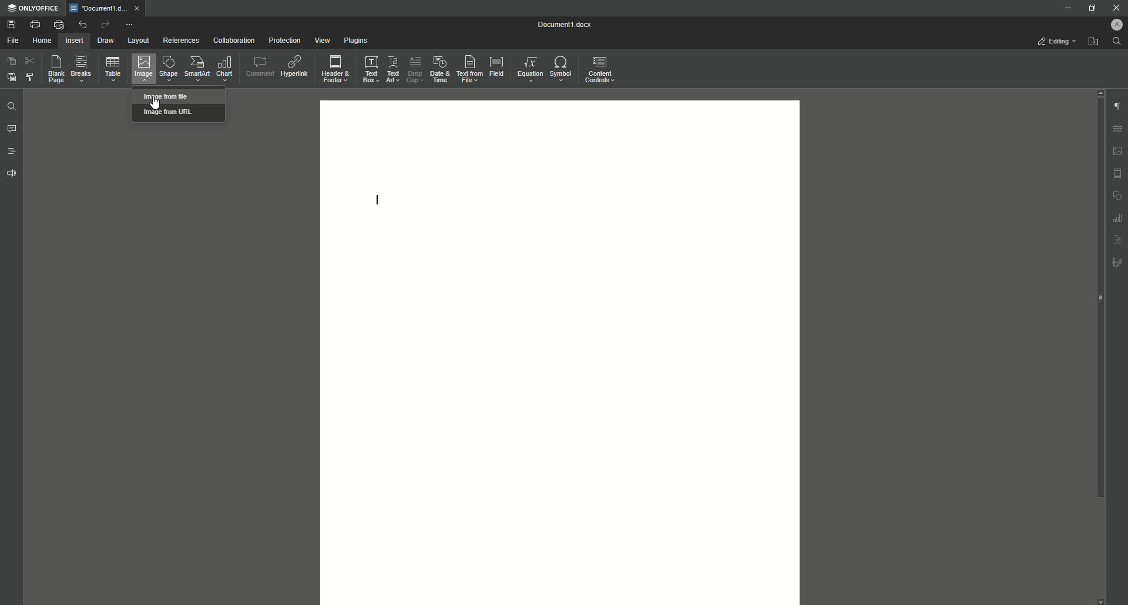 The height and width of the screenshot is (605, 1128). What do you see at coordinates (1118, 42) in the screenshot?
I see `Find` at bounding box center [1118, 42].